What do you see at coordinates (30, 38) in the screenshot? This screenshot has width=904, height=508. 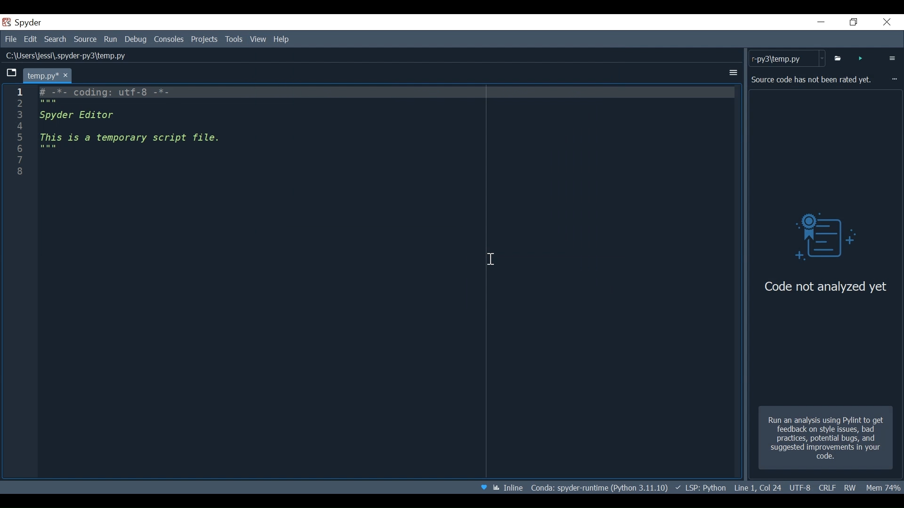 I see `Edit` at bounding box center [30, 38].